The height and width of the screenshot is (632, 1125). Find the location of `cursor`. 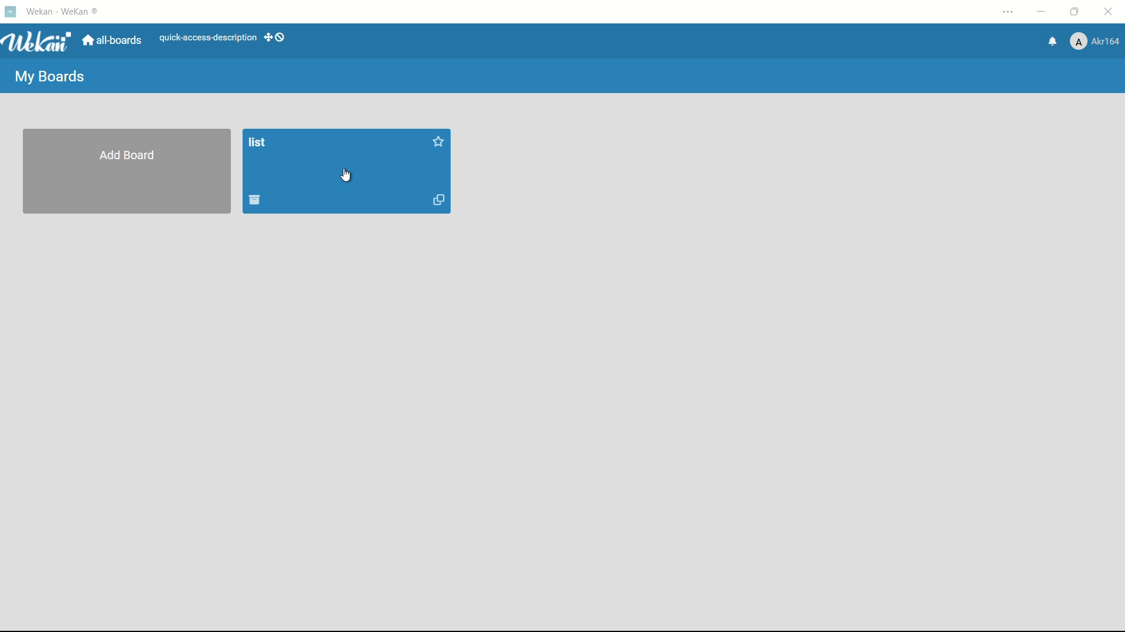

cursor is located at coordinates (346, 176).